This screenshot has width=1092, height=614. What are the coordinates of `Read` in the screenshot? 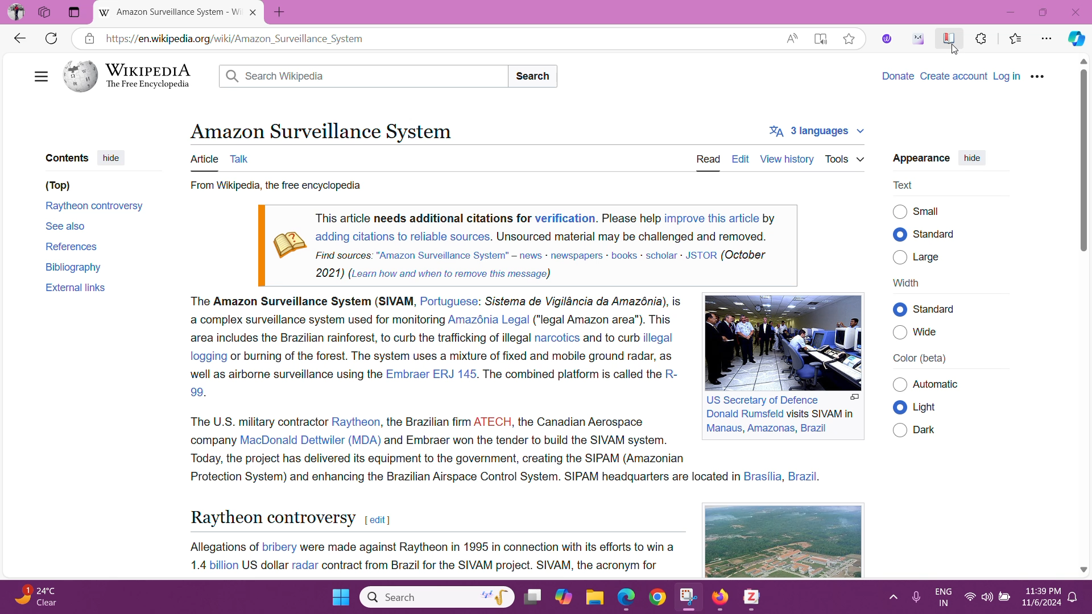 It's located at (710, 159).